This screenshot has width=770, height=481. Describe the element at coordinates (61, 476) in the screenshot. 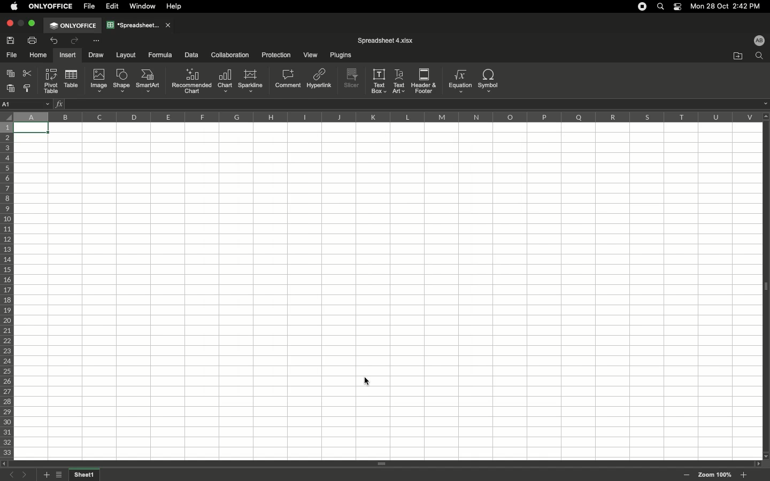

I see `List of sheets` at that location.